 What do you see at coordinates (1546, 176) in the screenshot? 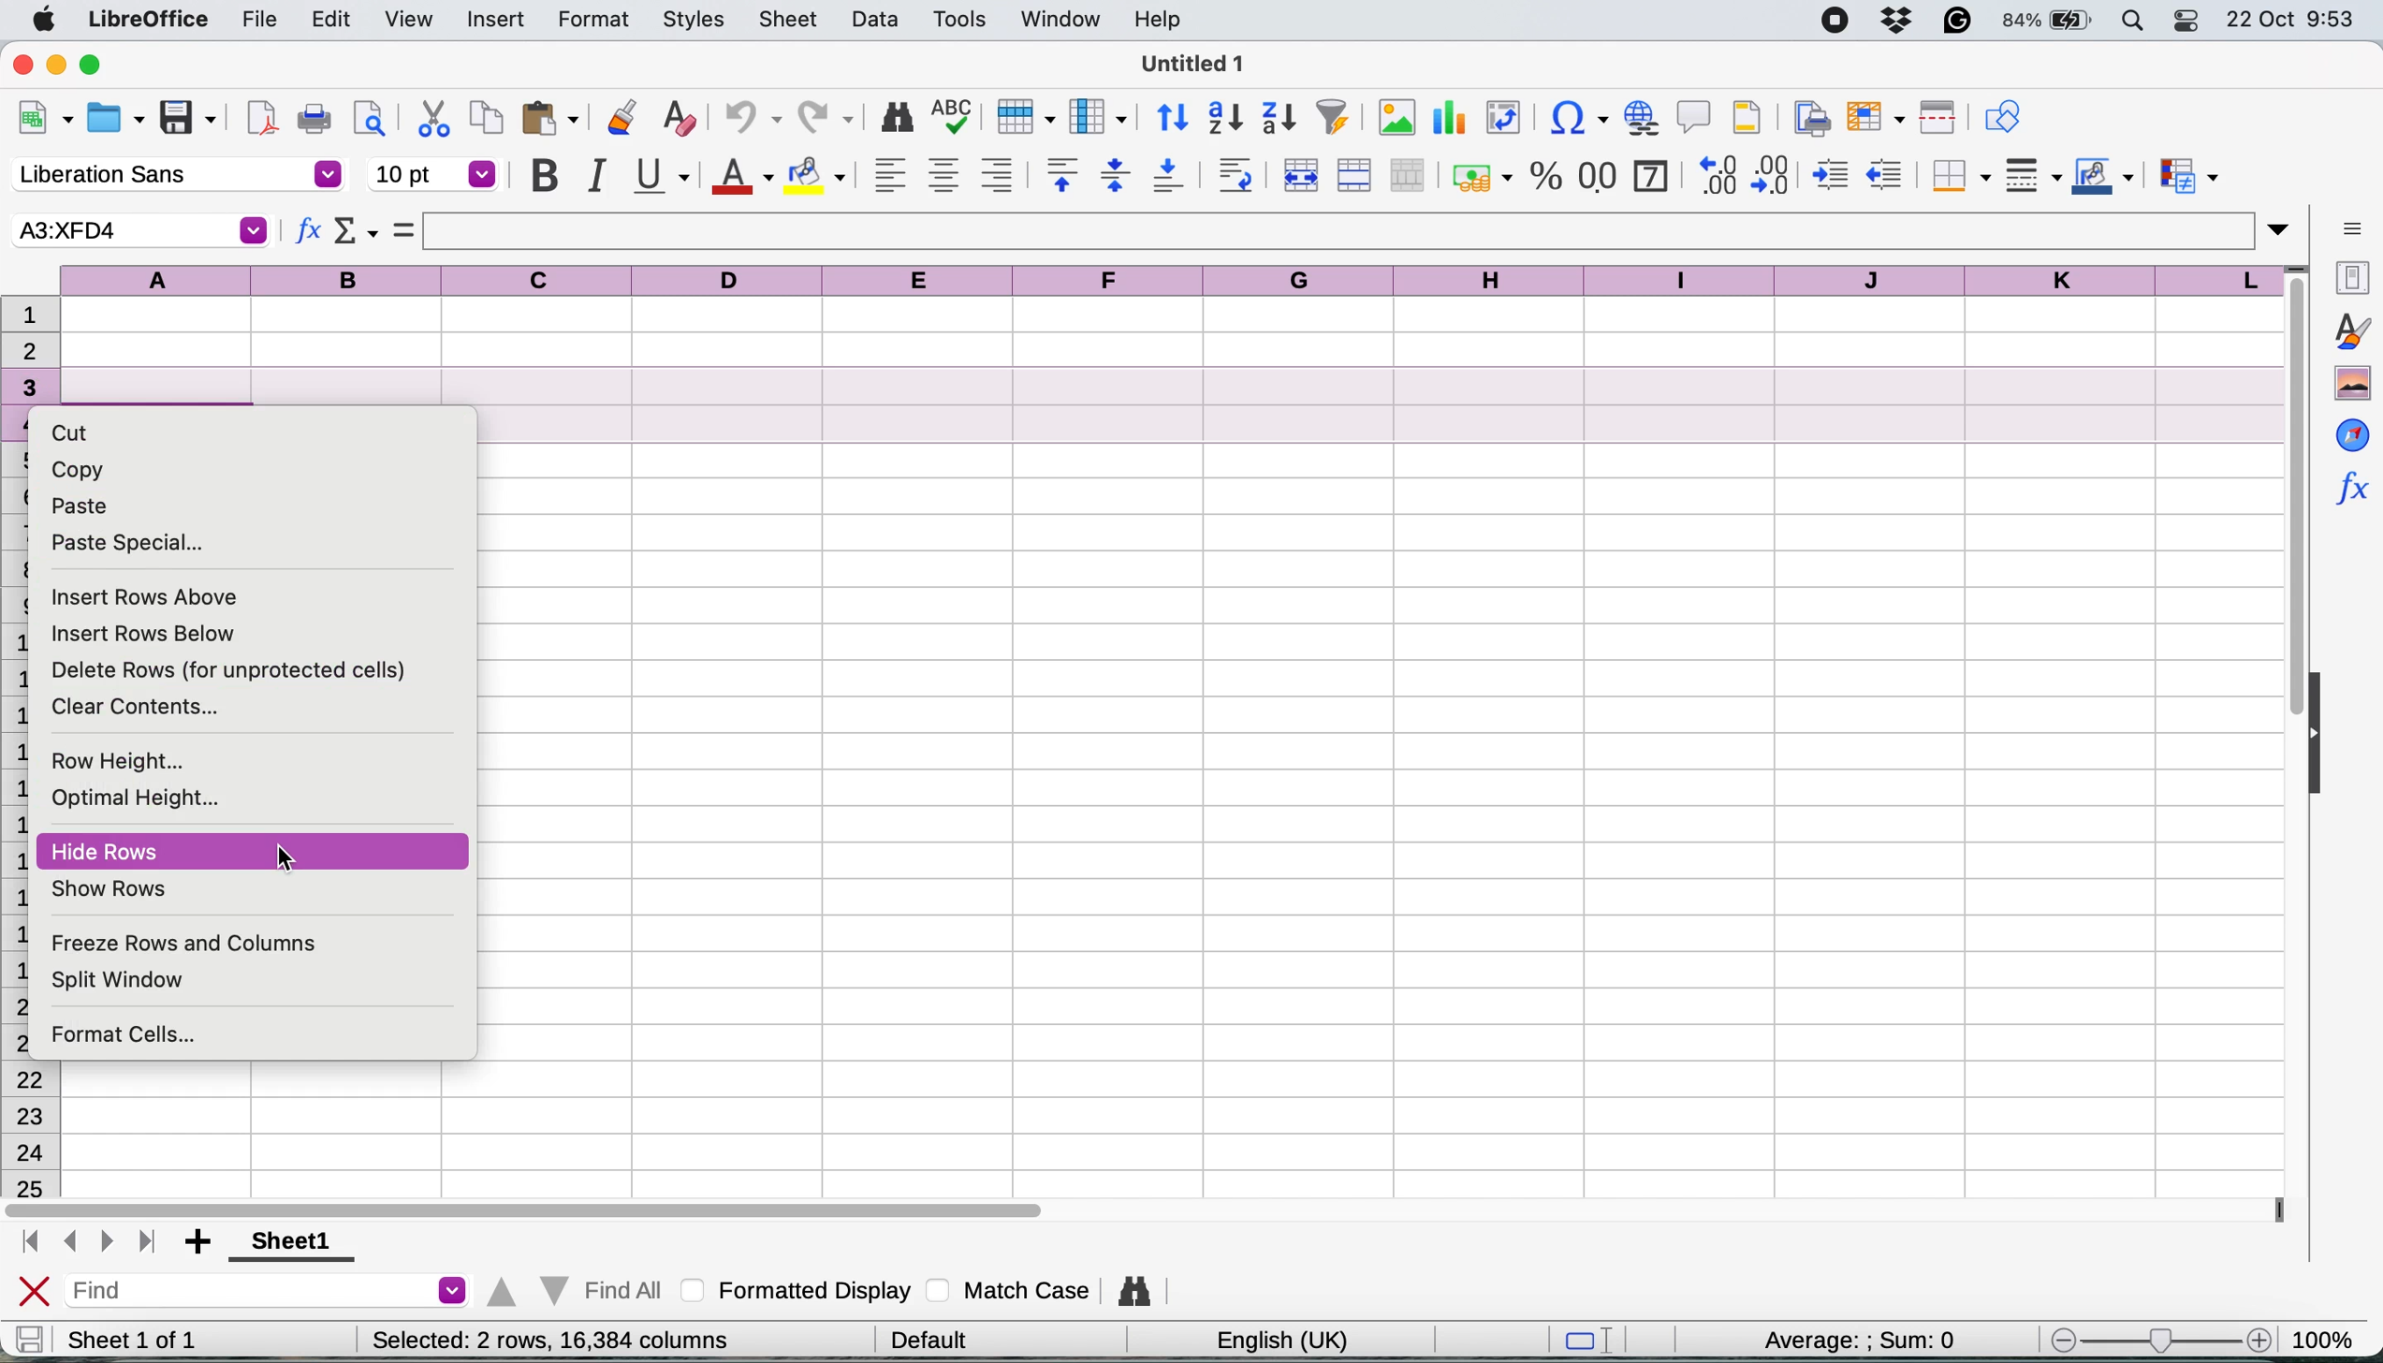
I see `format as percentage` at bounding box center [1546, 176].